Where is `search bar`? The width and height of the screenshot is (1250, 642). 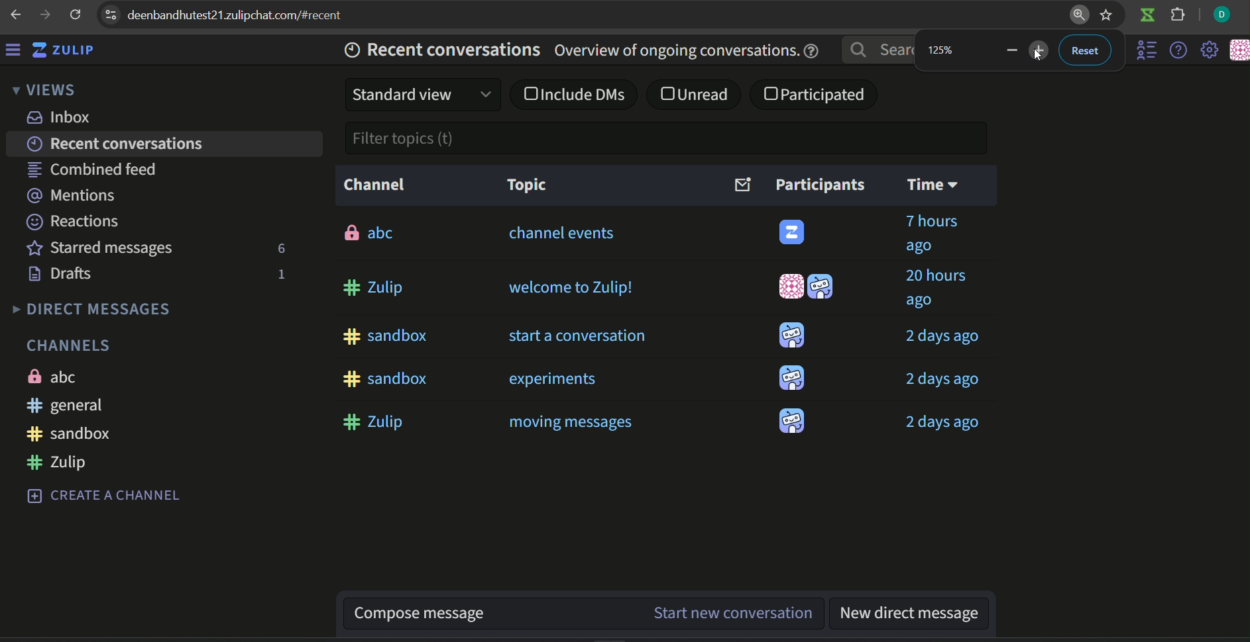
search bar is located at coordinates (878, 50).